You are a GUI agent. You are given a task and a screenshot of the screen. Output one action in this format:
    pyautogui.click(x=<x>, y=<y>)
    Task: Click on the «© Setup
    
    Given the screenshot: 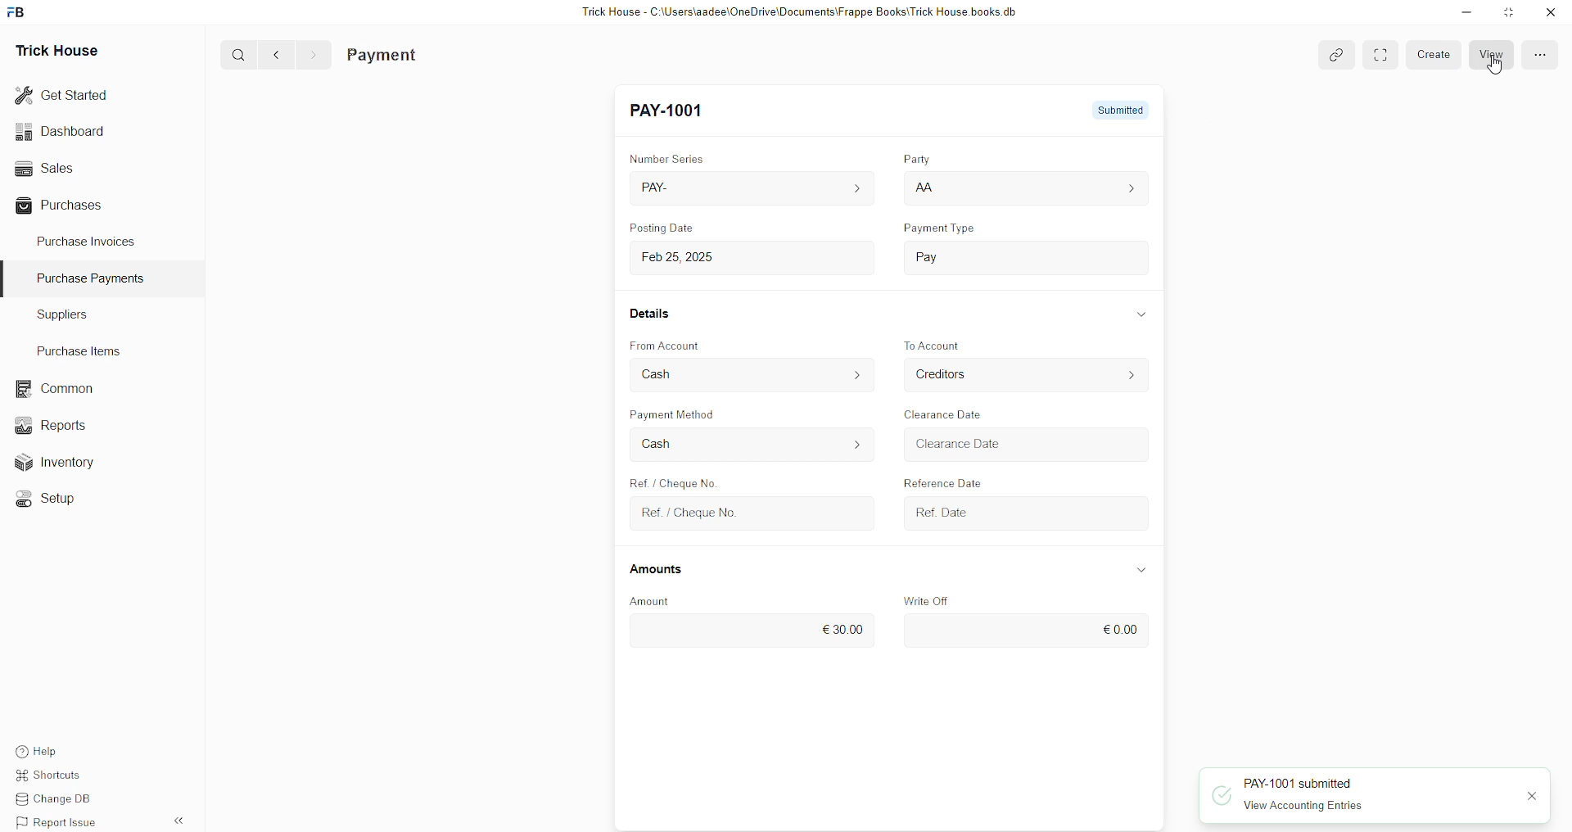 What is the action you would take?
    pyautogui.click(x=51, y=499)
    